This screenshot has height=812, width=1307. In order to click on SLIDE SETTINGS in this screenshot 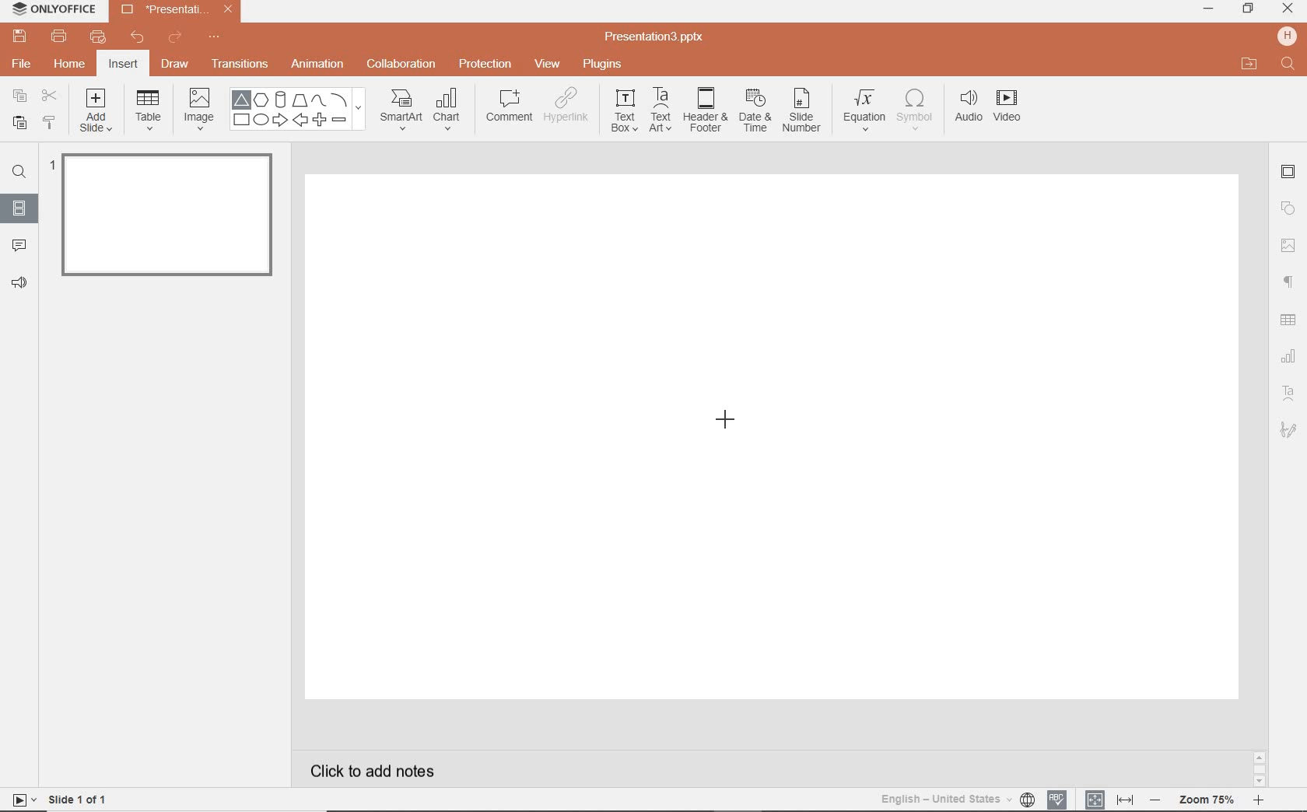, I will do `click(1288, 173)`.